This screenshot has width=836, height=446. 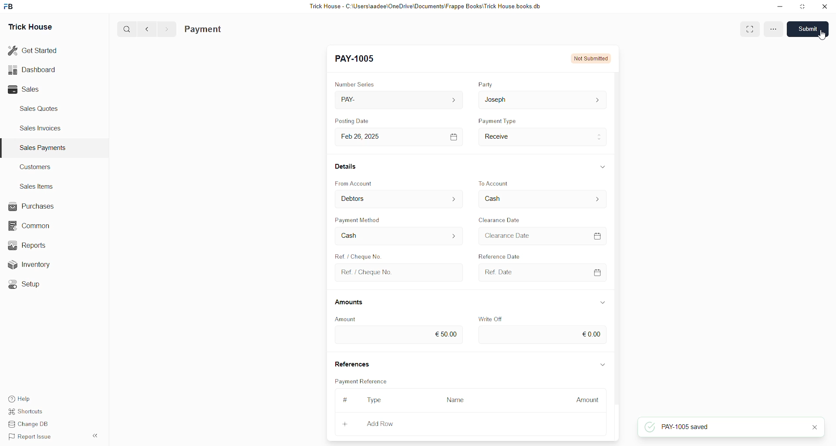 I want to click on Name, so click(x=458, y=401).